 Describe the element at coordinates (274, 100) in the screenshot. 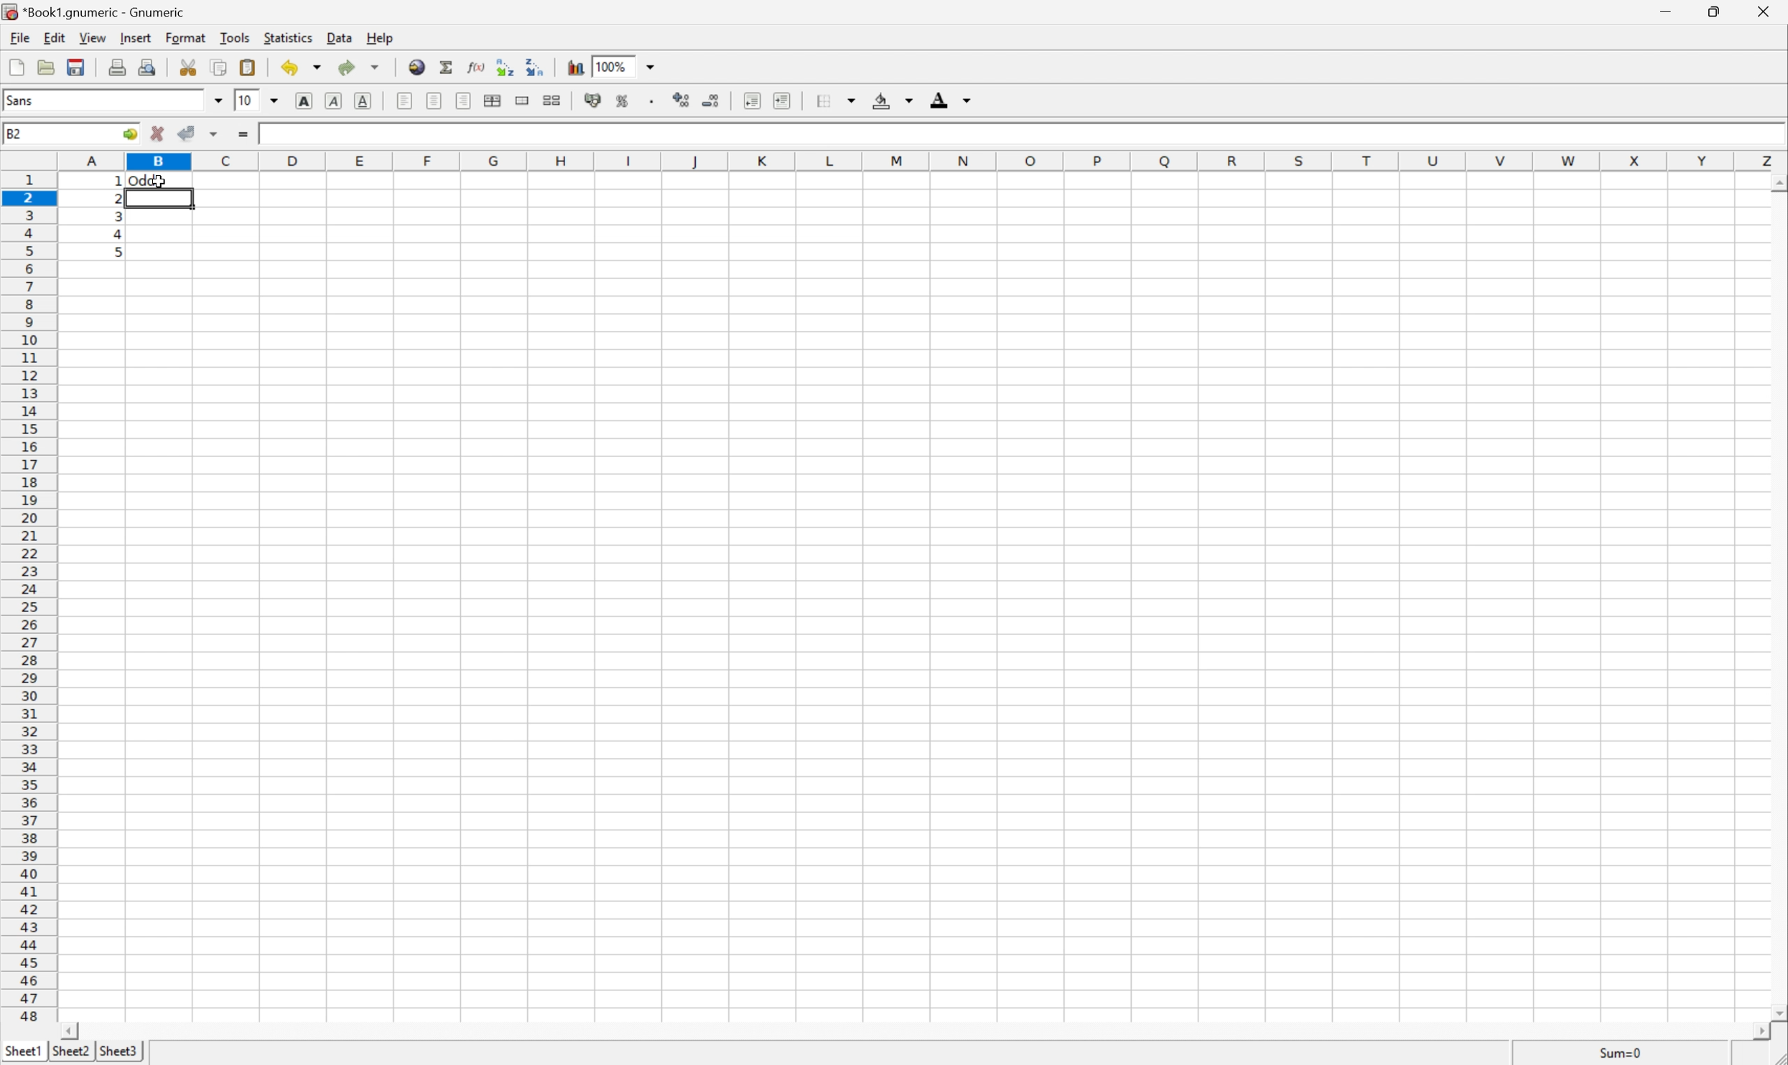

I see `Drop Down` at that location.